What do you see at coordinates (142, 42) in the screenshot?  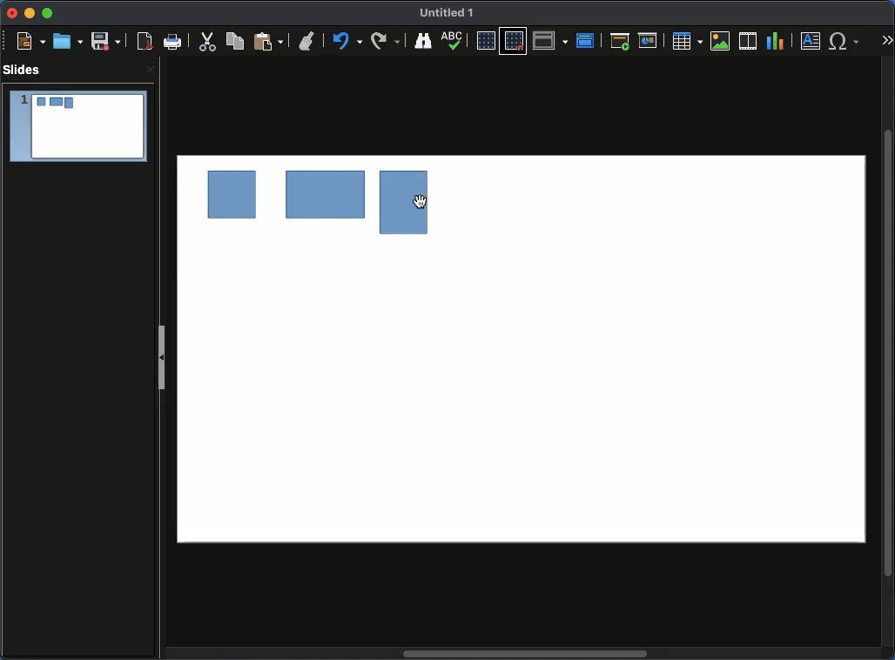 I see `Export as PDF` at bounding box center [142, 42].